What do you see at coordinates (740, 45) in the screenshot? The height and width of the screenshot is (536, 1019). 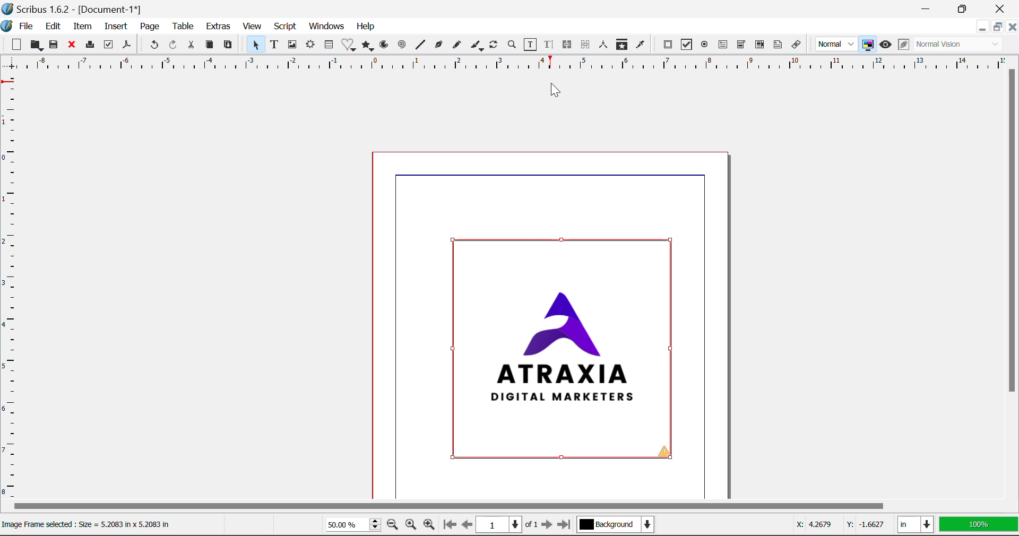 I see `Pdf Combo Box` at bounding box center [740, 45].